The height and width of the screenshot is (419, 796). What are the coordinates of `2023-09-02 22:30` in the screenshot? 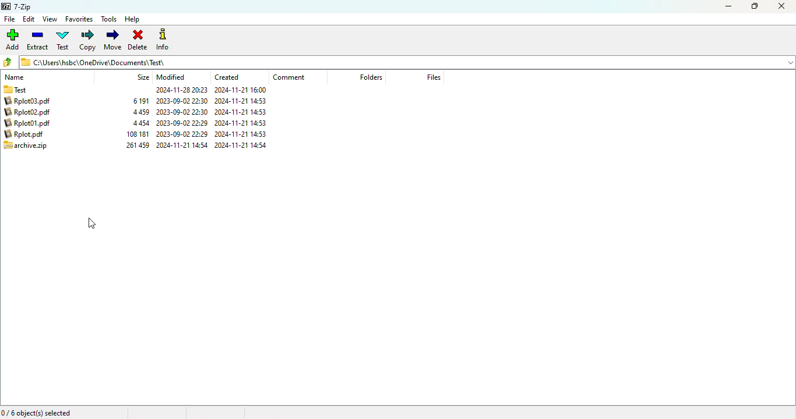 It's located at (182, 123).